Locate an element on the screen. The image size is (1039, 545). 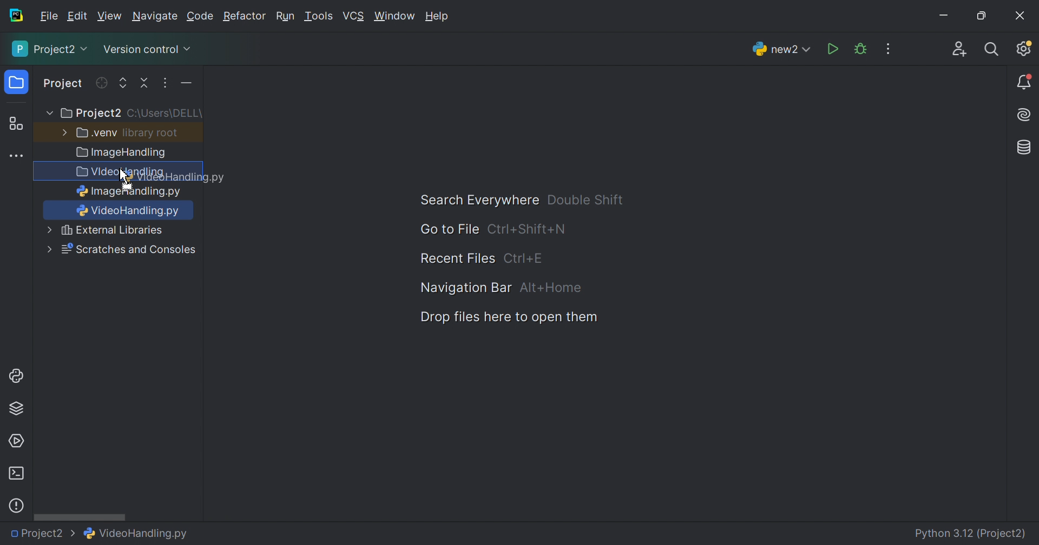
Terminal is located at coordinates (16, 474).